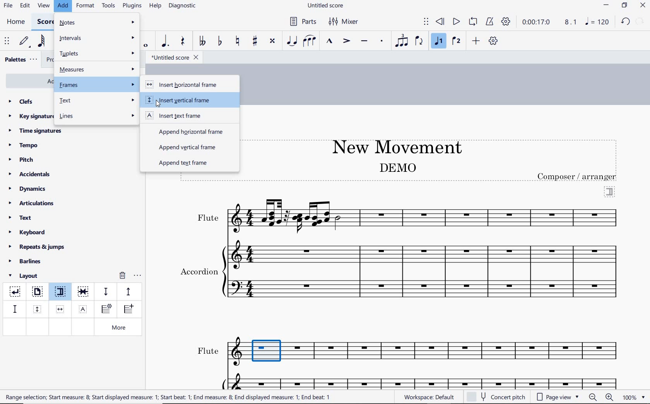 The height and width of the screenshot is (404, 650). Describe the element at coordinates (35, 130) in the screenshot. I see `time signatures` at that location.